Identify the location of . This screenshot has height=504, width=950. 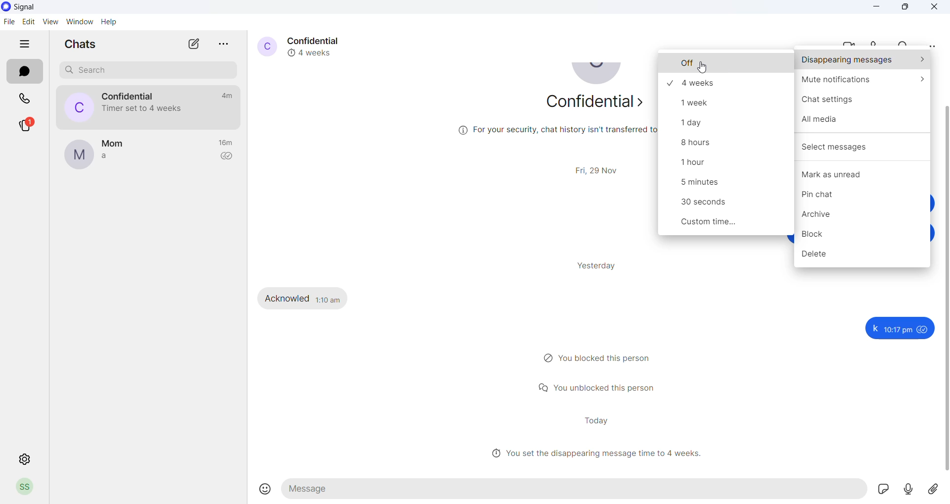
(909, 490).